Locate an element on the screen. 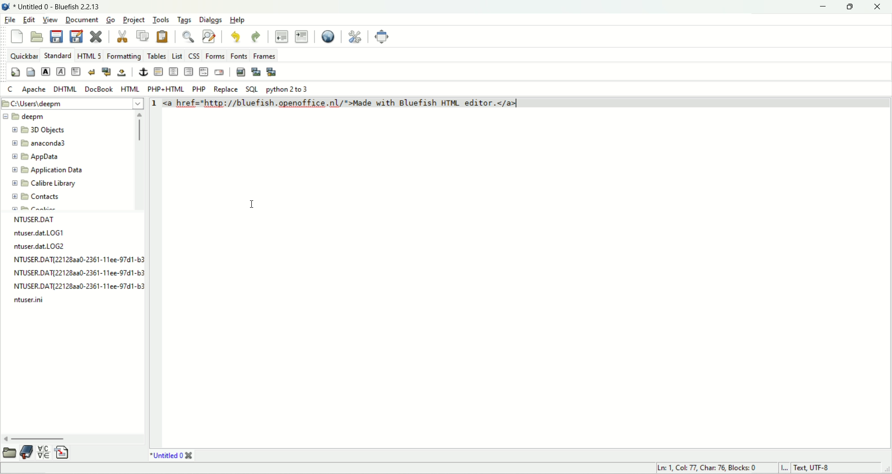 This screenshot has height=474, width=892. anaconda is located at coordinates (41, 142).